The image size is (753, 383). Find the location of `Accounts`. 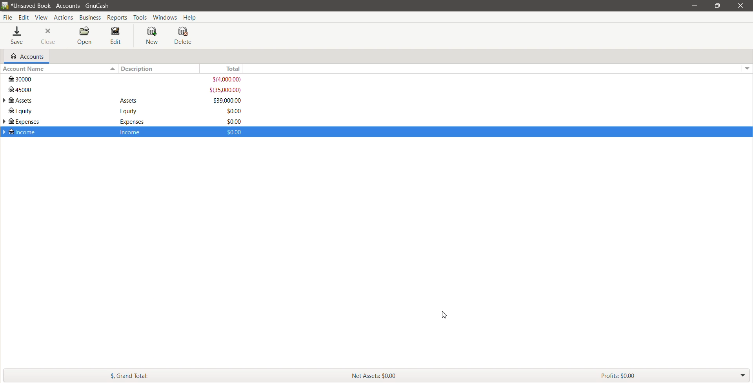

Accounts is located at coordinates (63, 17).